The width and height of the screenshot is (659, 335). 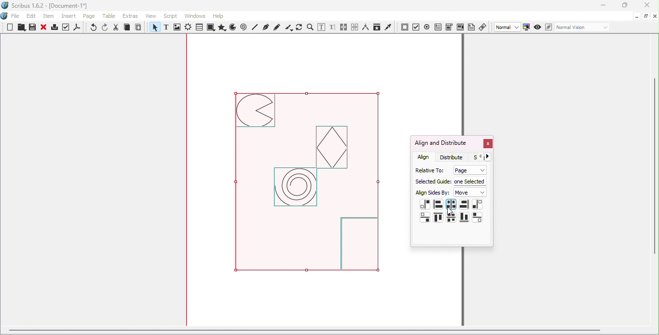 I want to click on Selected image, so click(x=315, y=186).